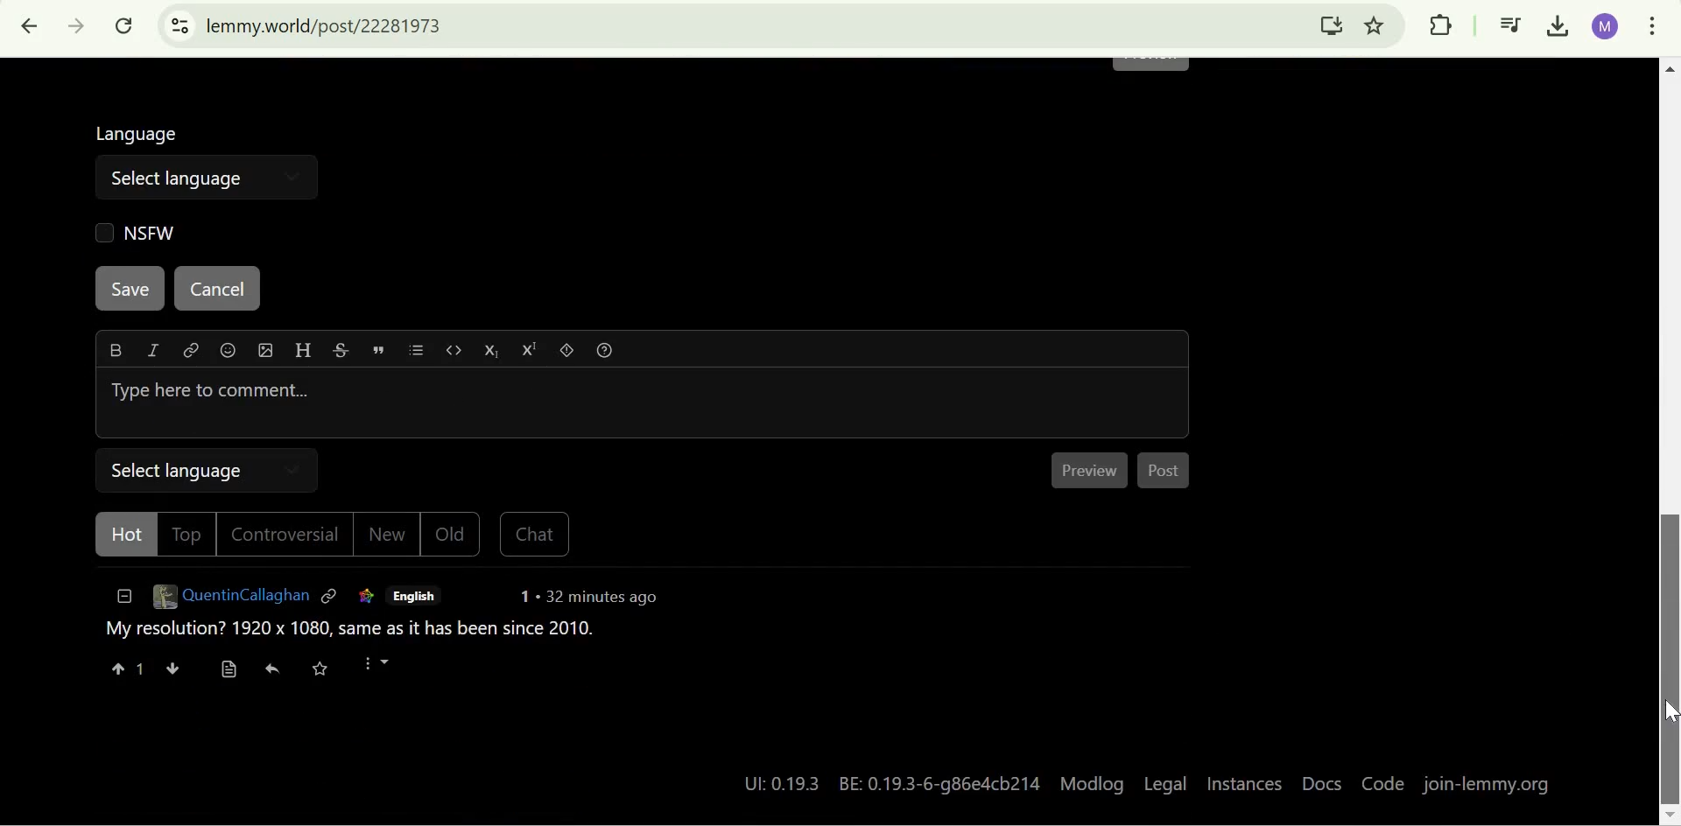 The width and height of the screenshot is (1681, 826). Describe the element at coordinates (590, 600) in the screenshot. I see `1 . 32 minutes ago` at that location.